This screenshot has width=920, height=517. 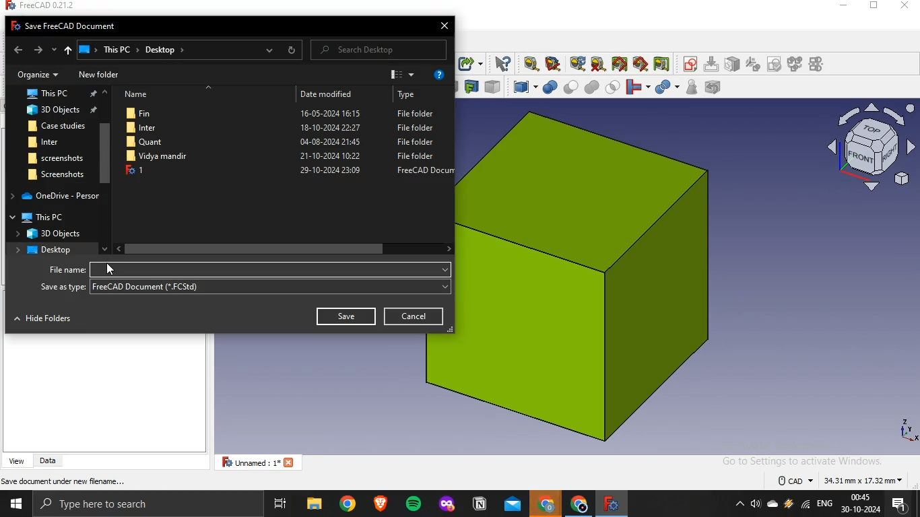 I want to click on color per face, so click(x=492, y=87).